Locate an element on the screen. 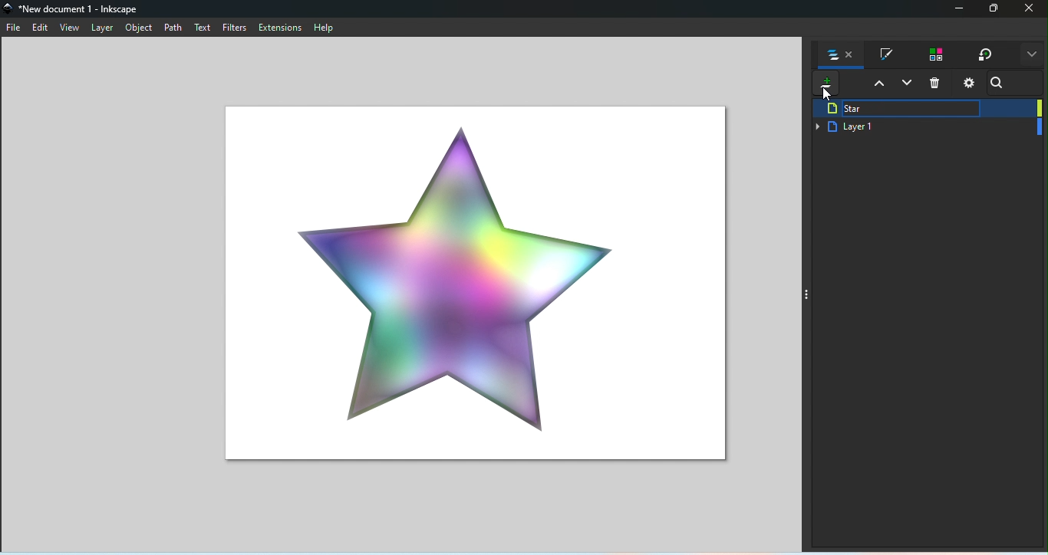 This screenshot has height=555, width=1048. Minimize is located at coordinates (957, 10).